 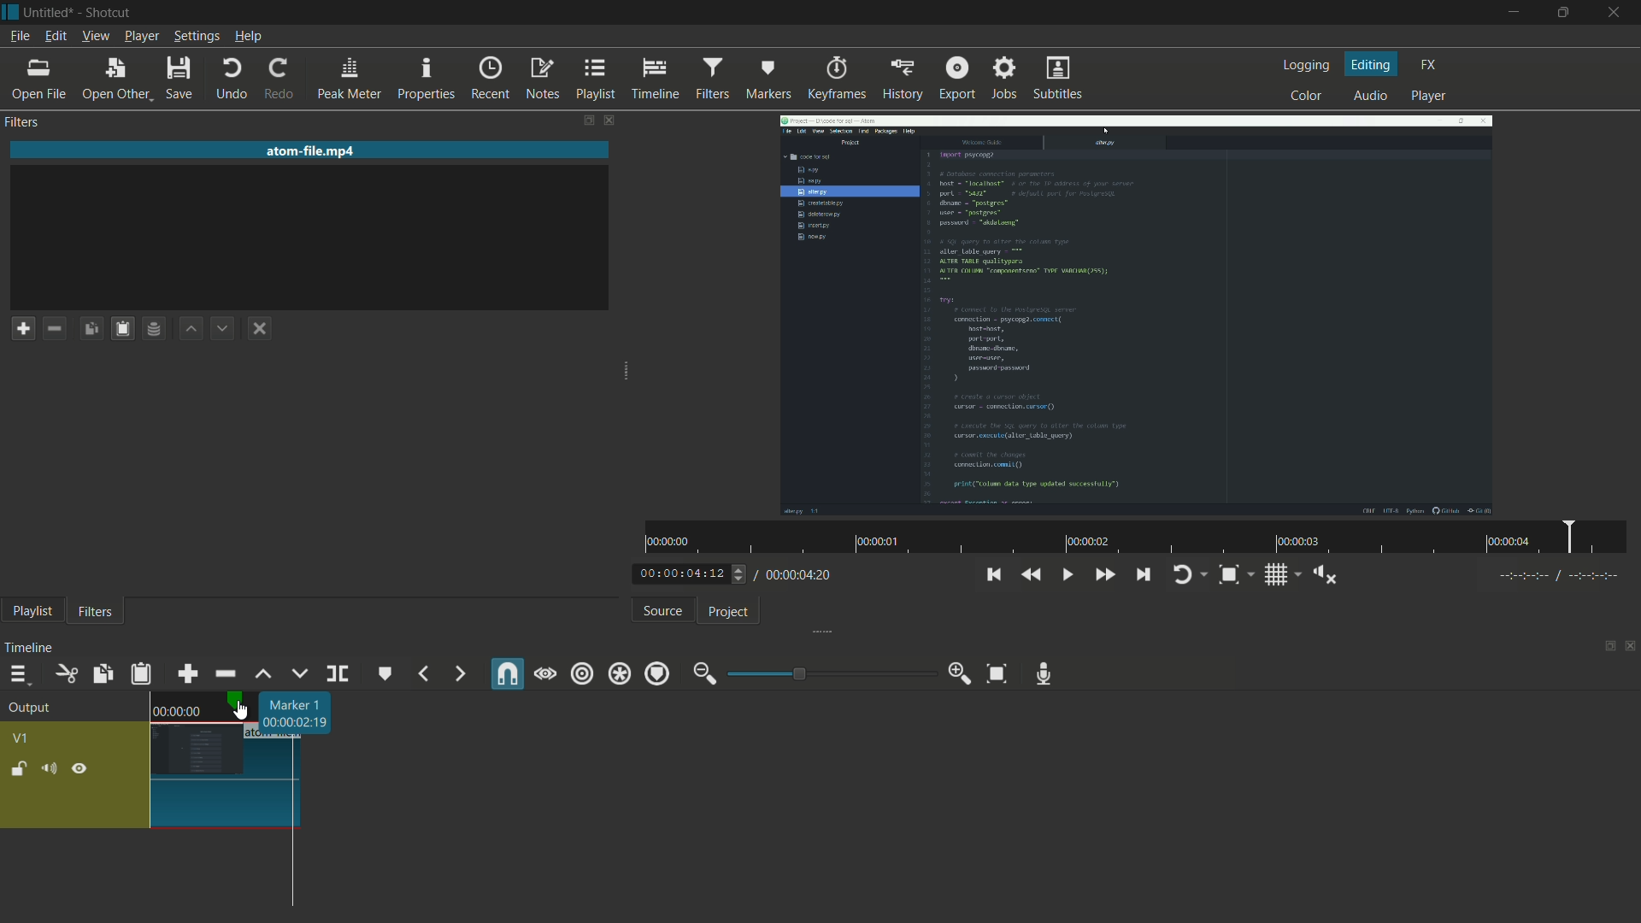 What do you see at coordinates (21, 739) in the screenshot?
I see `v1` at bounding box center [21, 739].